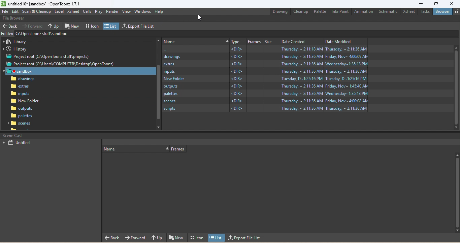 The width and height of the screenshot is (460, 243). Describe the element at coordinates (344, 42) in the screenshot. I see `Date modified` at that location.